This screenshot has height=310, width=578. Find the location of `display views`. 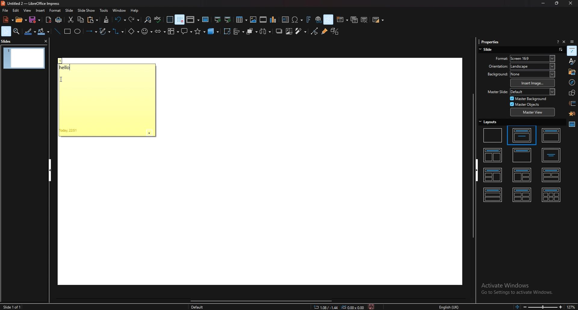

display views is located at coordinates (193, 20).